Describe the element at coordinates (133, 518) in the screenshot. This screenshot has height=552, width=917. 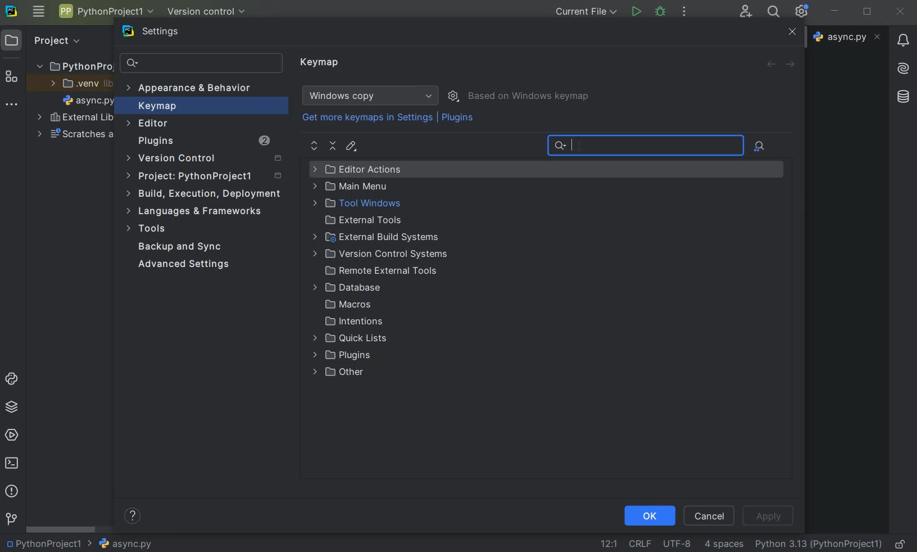
I see `show help contents` at that location.